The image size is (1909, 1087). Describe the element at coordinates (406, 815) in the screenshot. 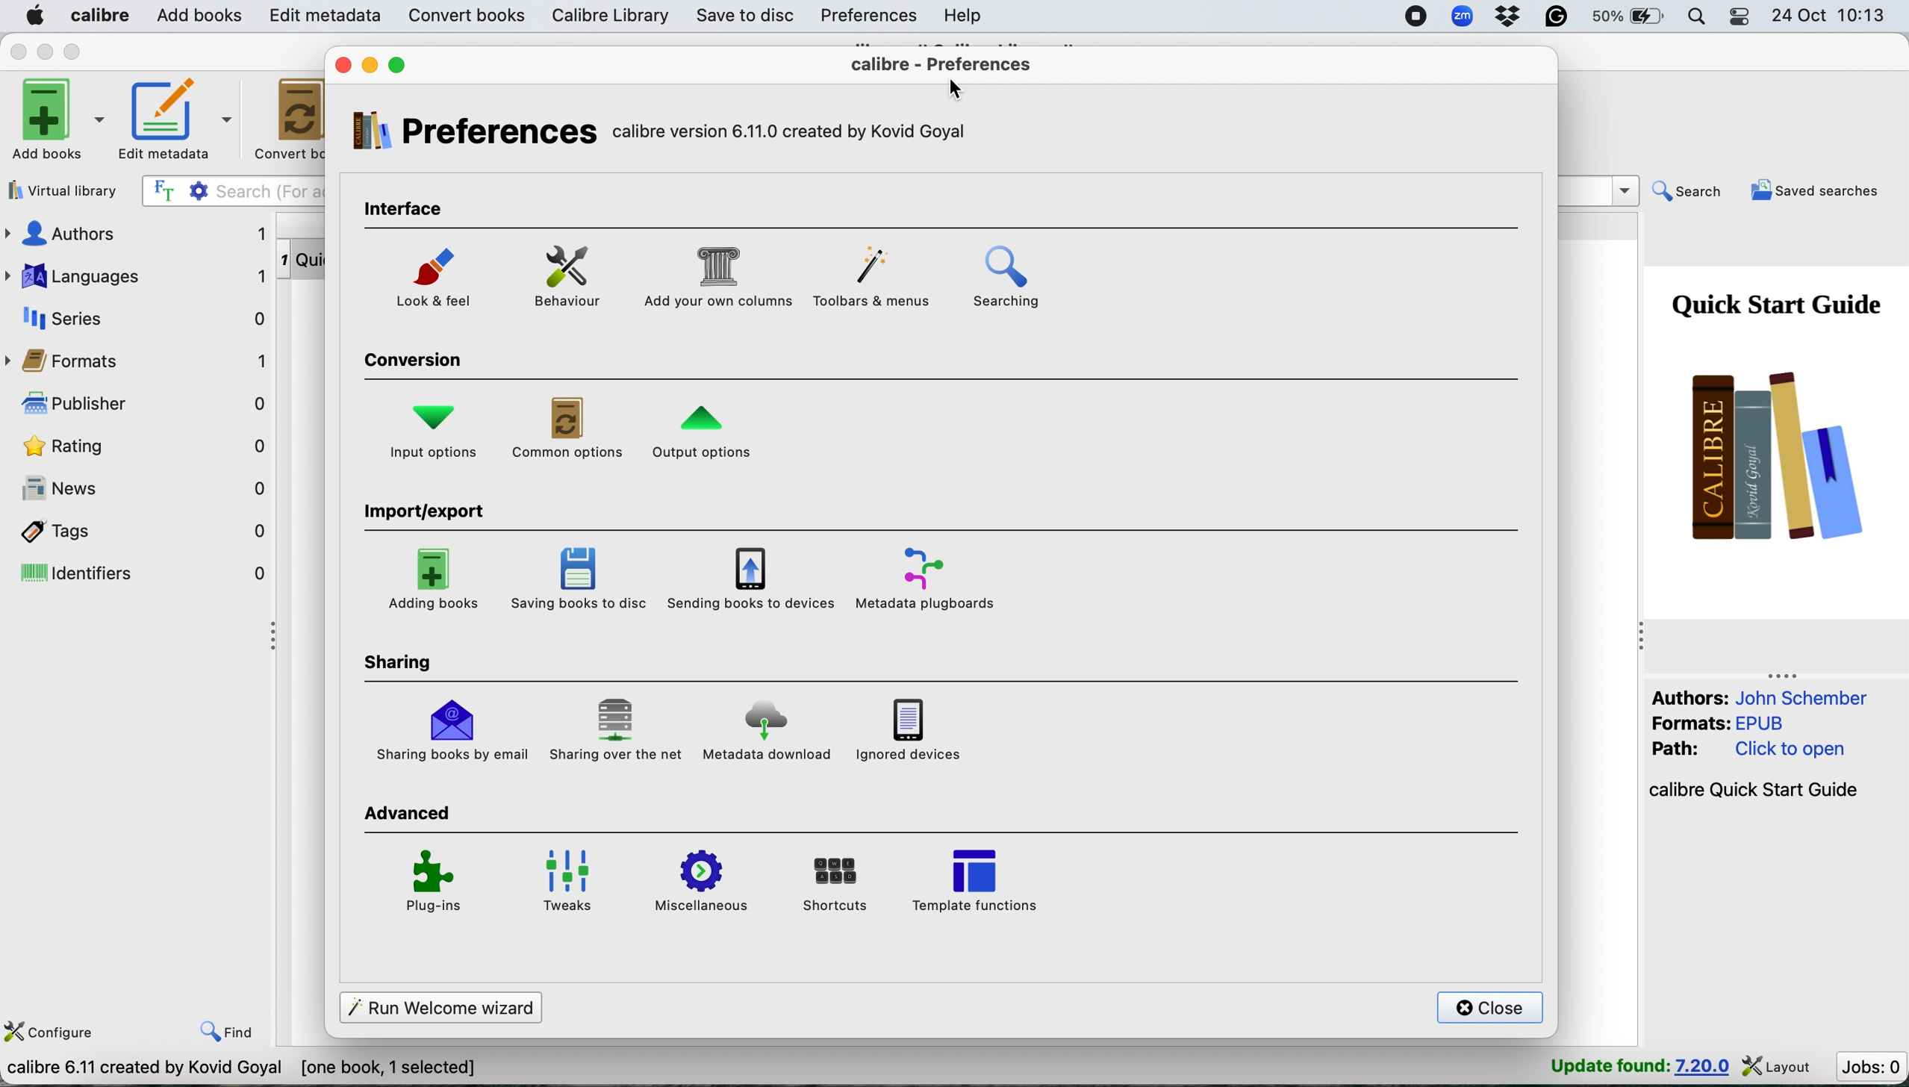

I see `advanced` at that location.